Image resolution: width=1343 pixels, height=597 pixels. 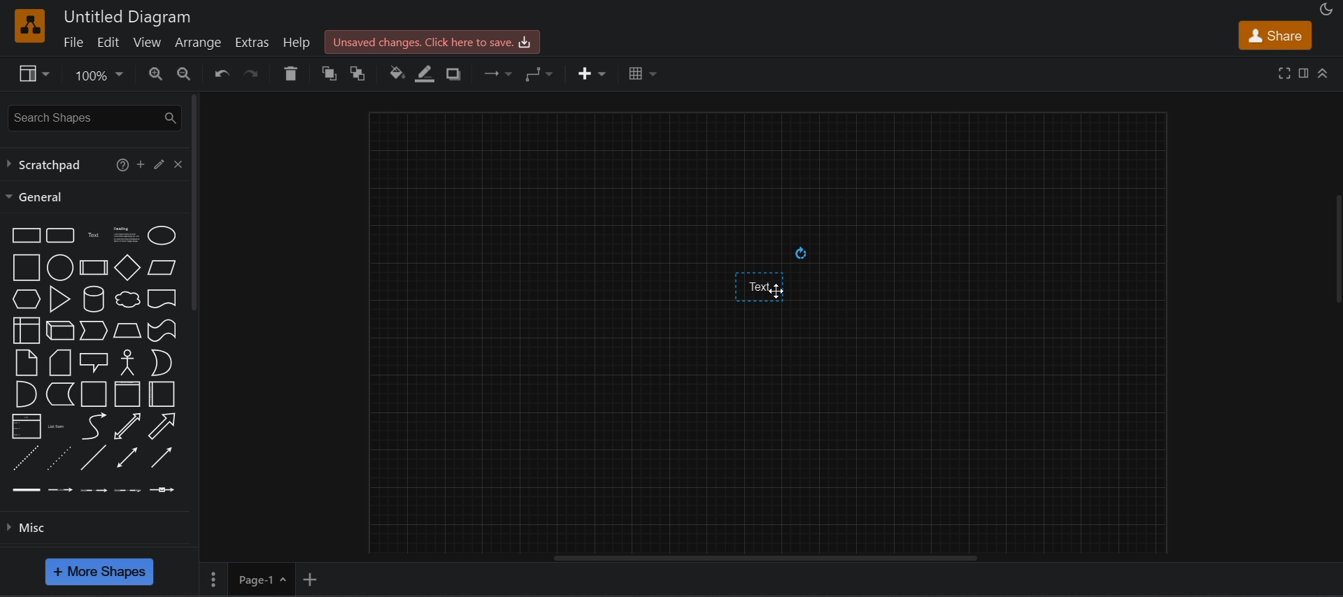 I want to click on Dotted line, so click(x=59, y=458).